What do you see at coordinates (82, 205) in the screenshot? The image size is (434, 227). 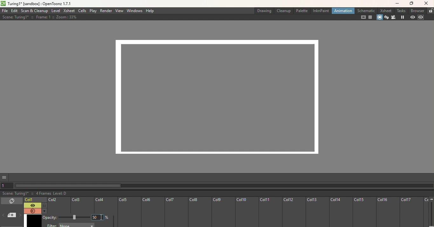 I see `Col3` at bounding box center [82, 205].